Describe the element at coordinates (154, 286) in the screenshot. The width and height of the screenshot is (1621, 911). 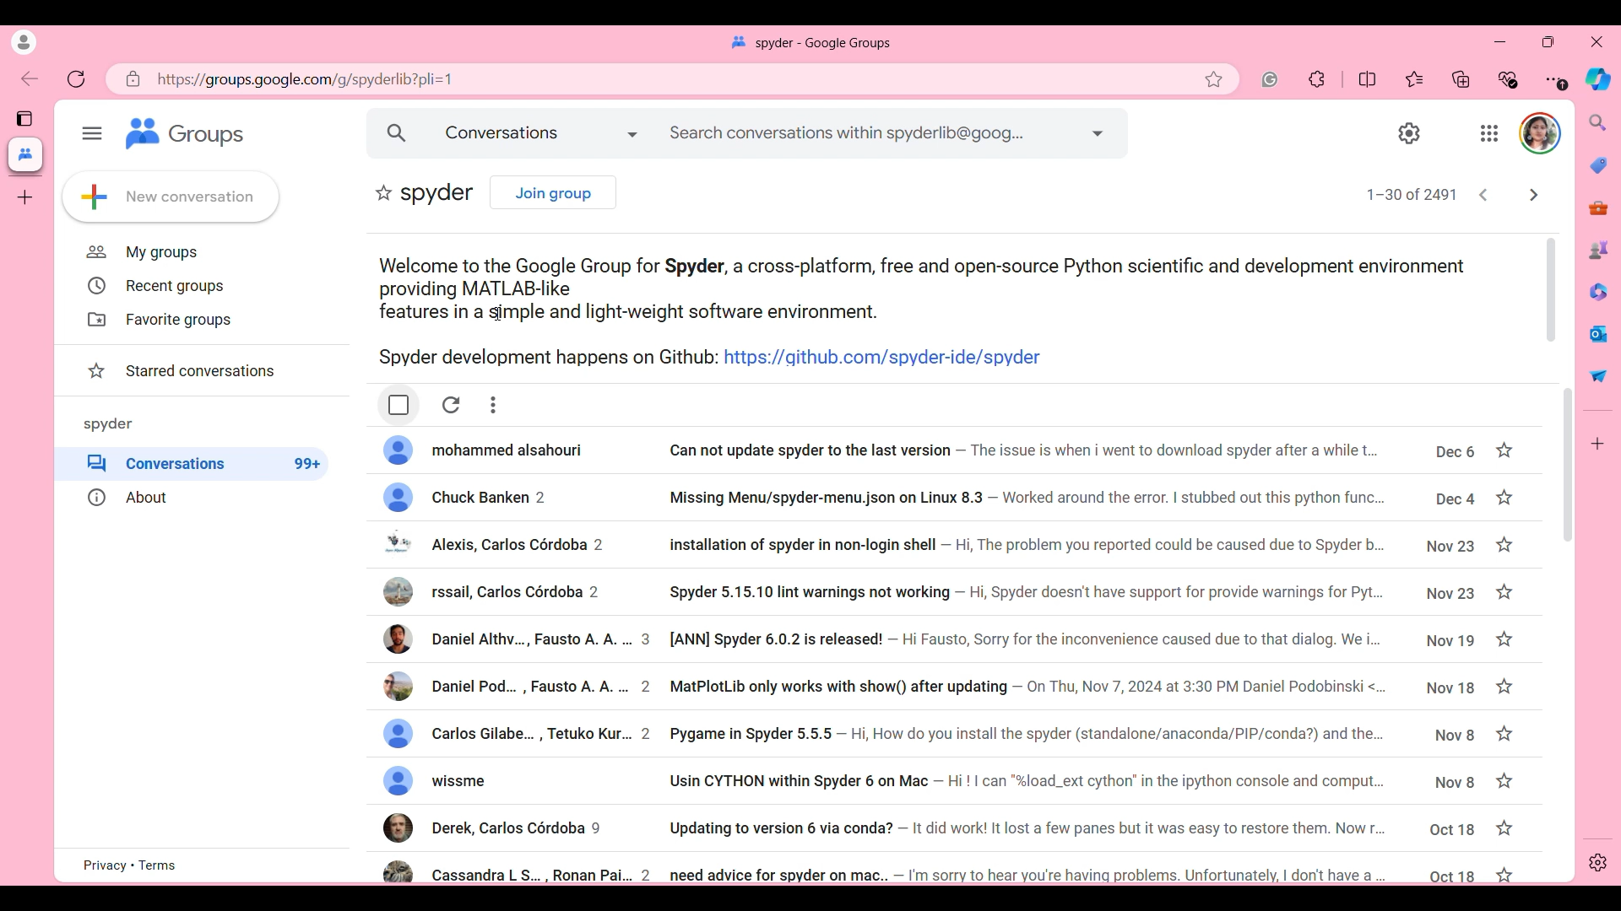
I see `Recent groups` at that location.